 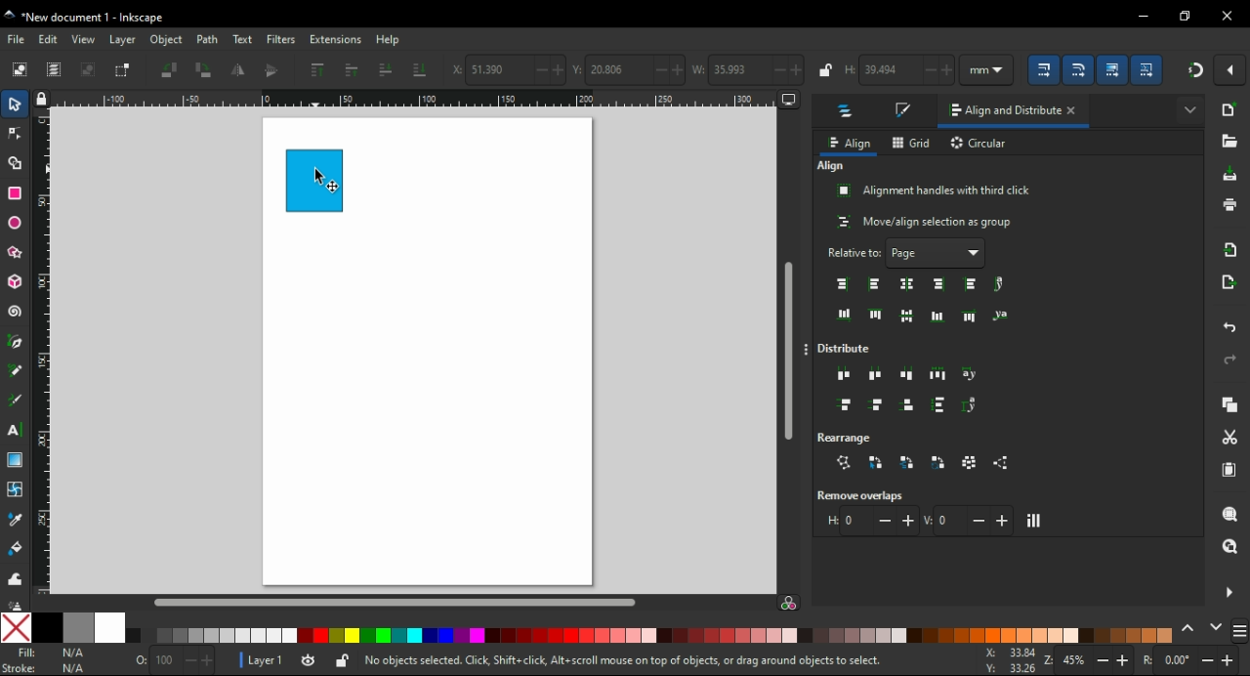 What do you see at coordinates (1231, 70) in the screenshot?
I see `snap options` at bounding box center [1231, 70].